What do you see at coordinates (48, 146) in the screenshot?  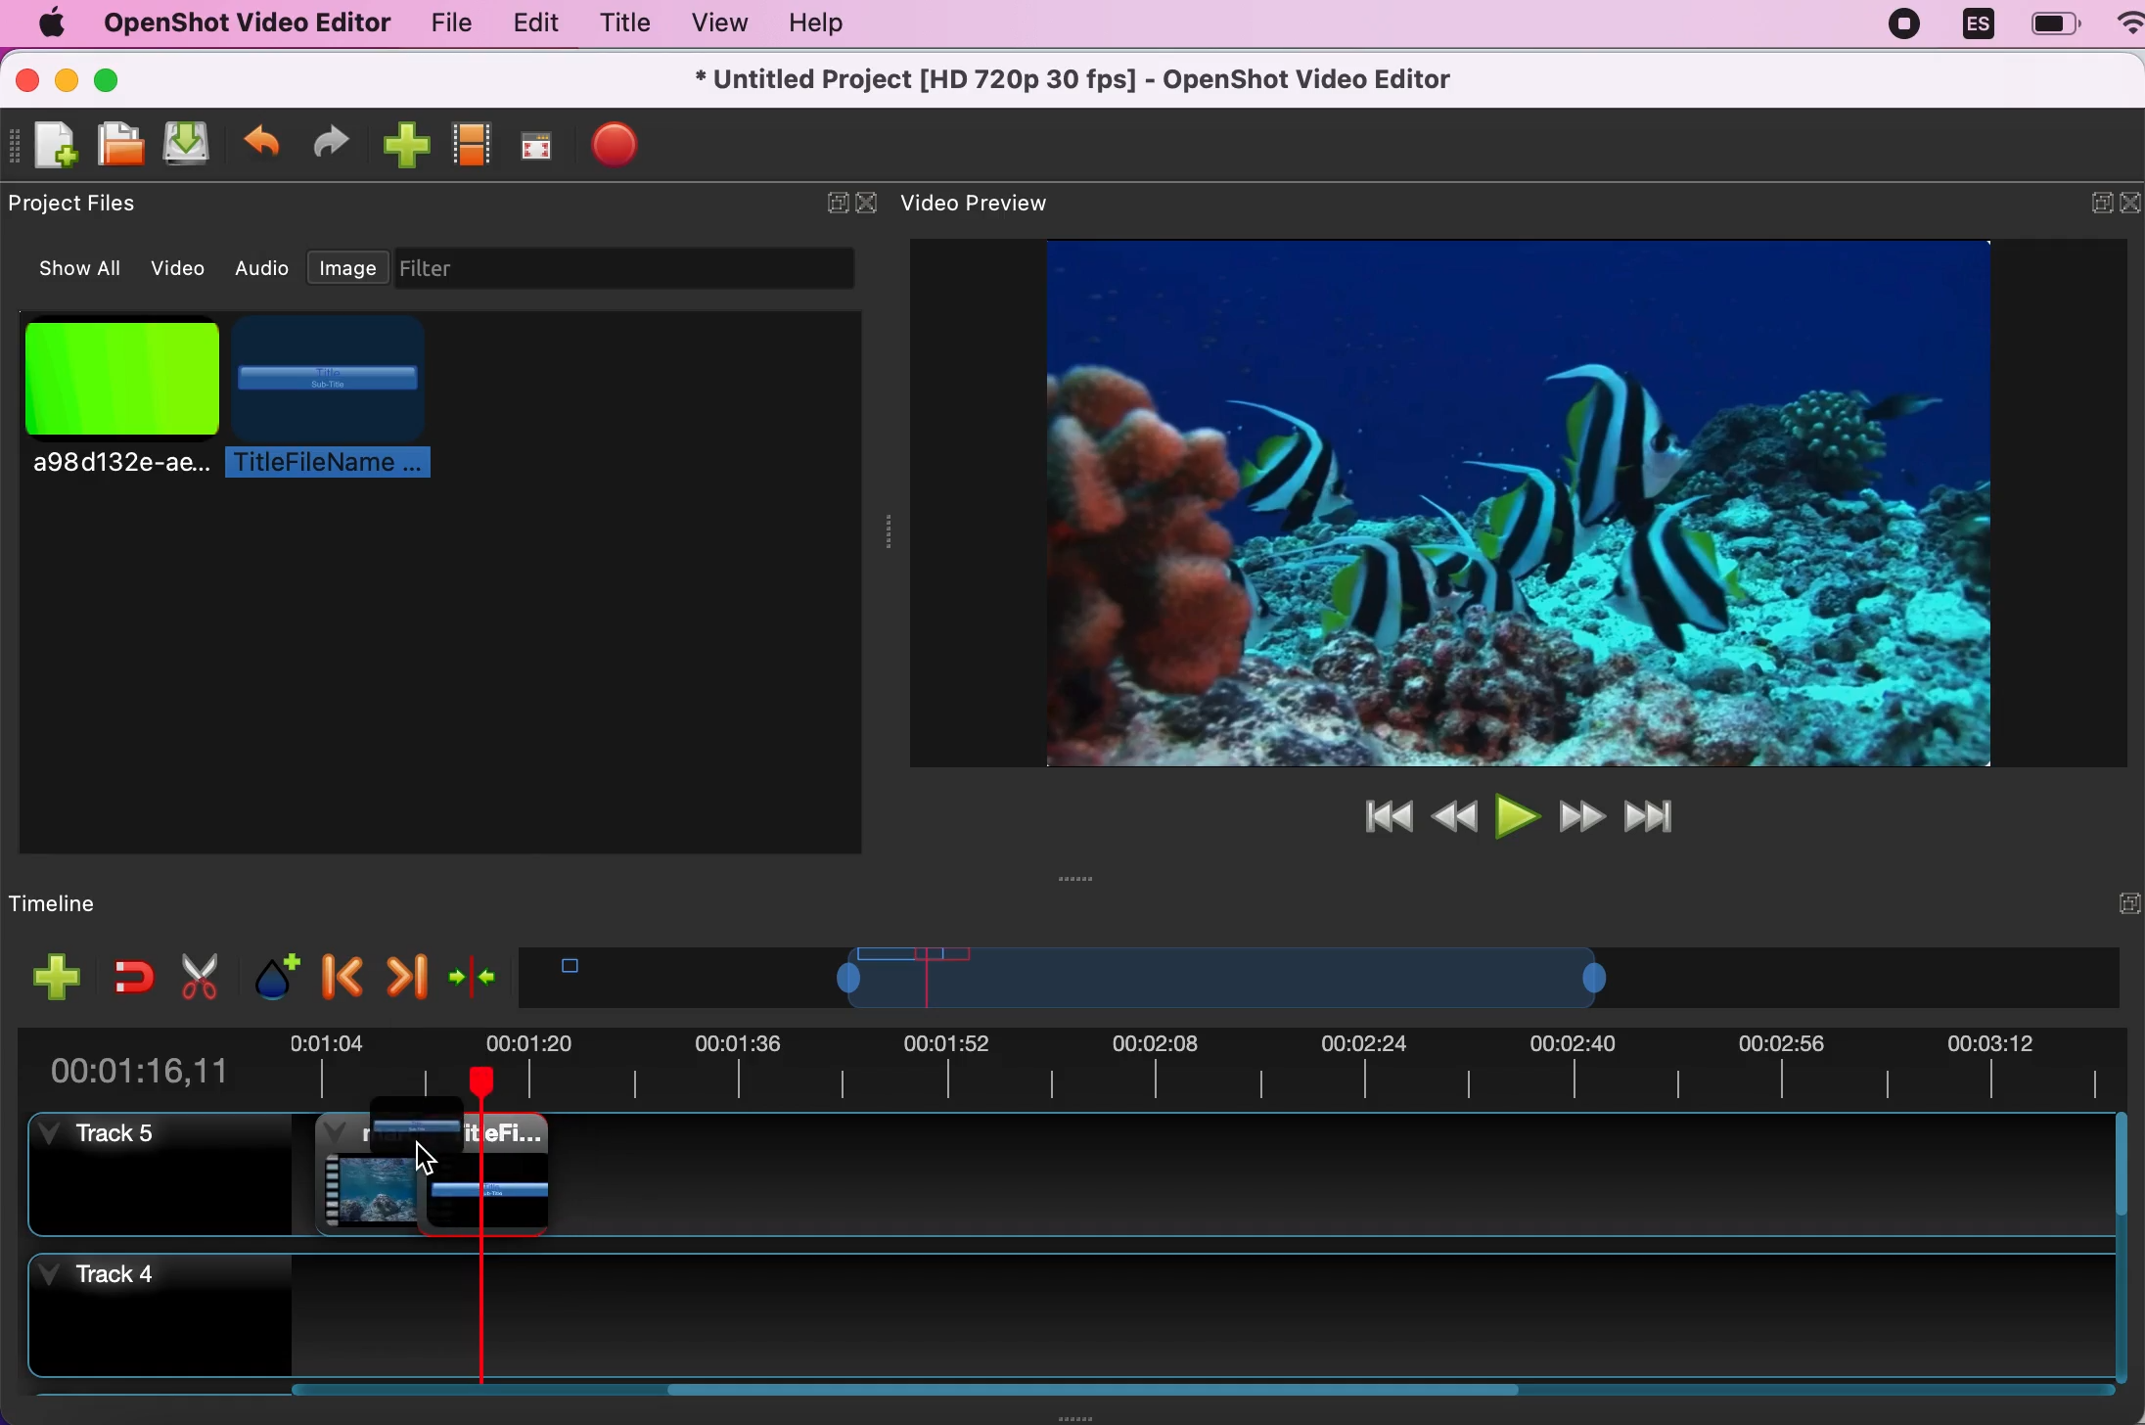 I see `new file` at bounding box center [48, 146].